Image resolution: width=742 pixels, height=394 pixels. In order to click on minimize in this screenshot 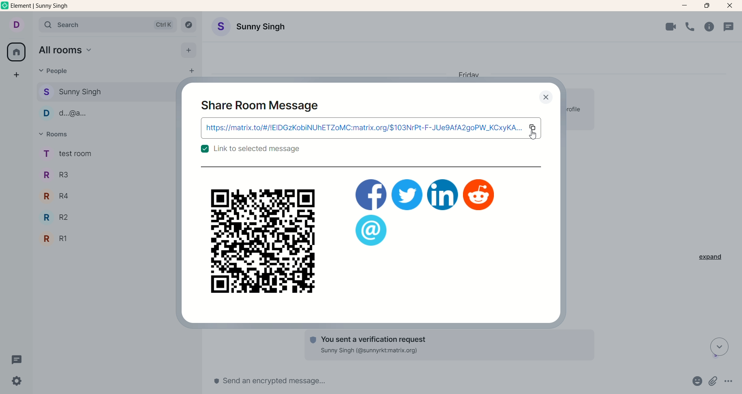, I will do `click(686, 5)`.